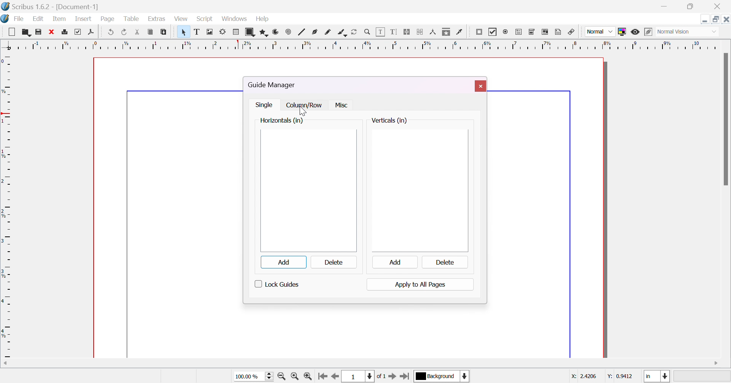 The height and width of the screenshot is (383, 731). What do you see at coordinates (181, 32) in the screenshot?
I see `Pointer` at bounding box center [181, 32].